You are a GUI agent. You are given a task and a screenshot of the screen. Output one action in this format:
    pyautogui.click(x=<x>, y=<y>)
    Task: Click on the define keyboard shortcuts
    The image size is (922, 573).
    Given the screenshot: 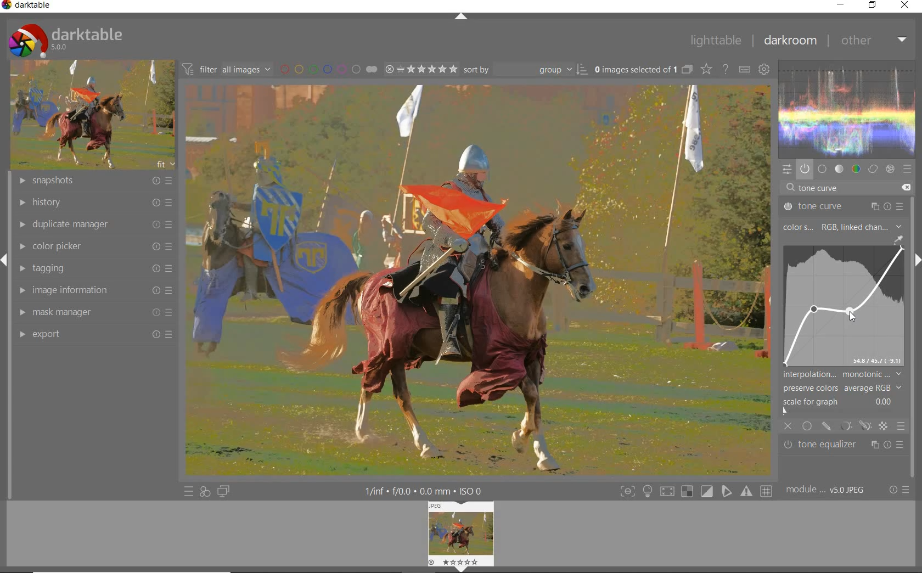 What is the action you would take?
    pyautogui.click(x=744, y=70)
    